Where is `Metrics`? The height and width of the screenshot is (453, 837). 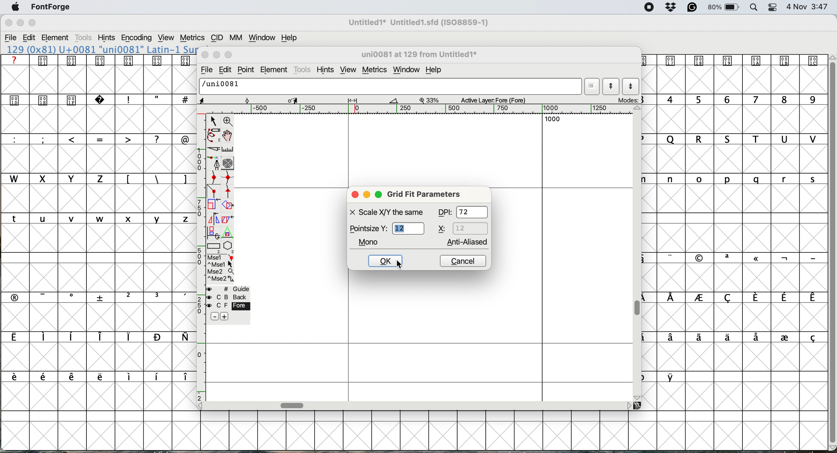
Metrics is located at coordinates (192, 39).